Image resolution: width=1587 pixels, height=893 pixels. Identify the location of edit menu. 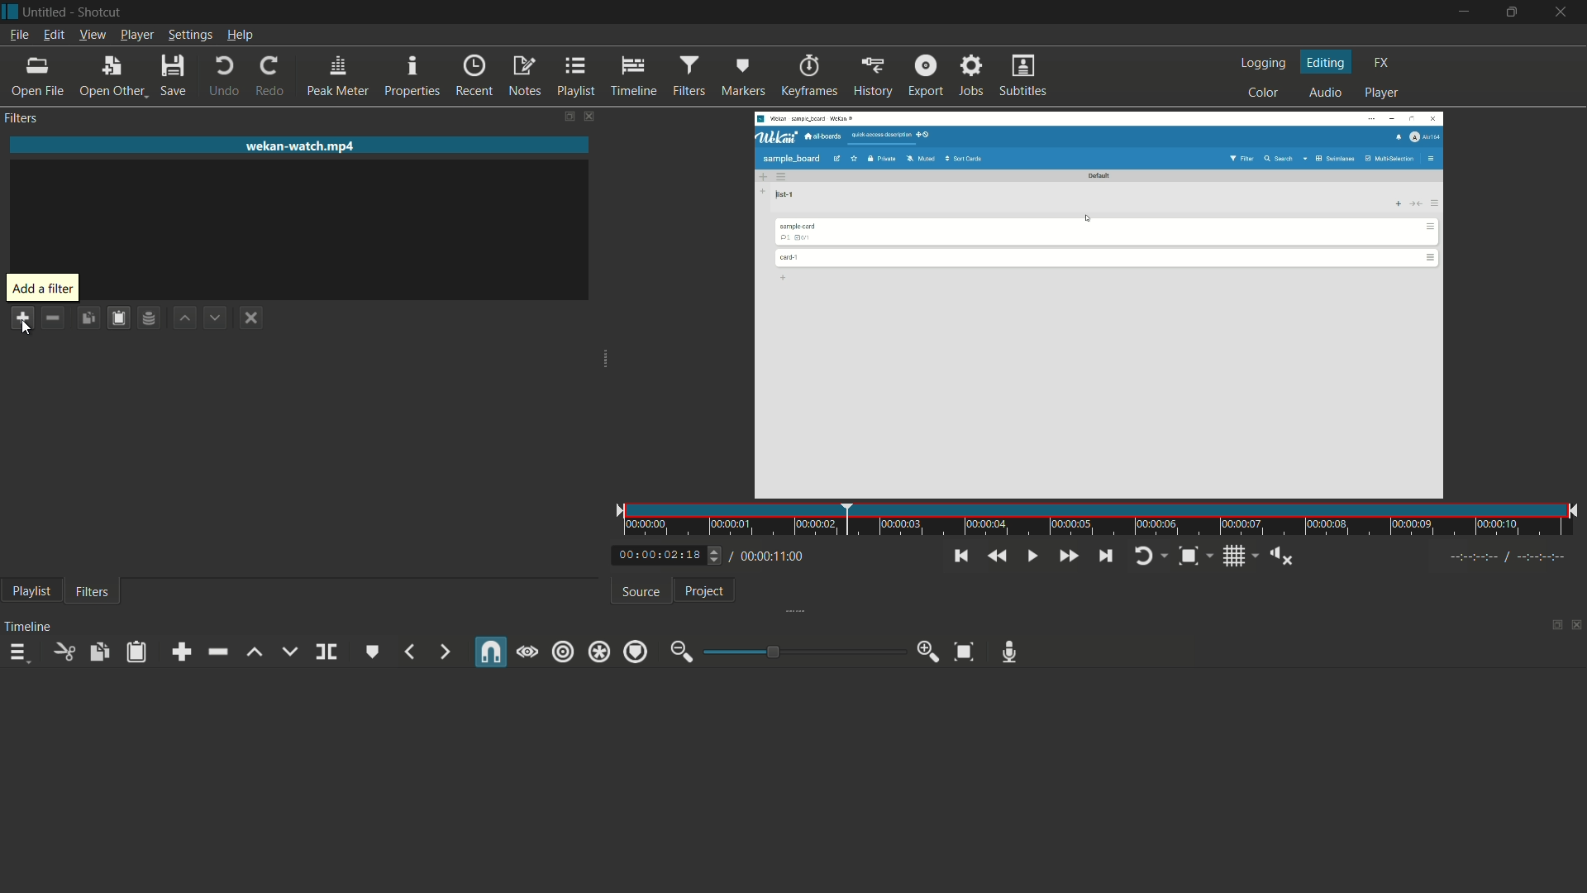
(55, 36).